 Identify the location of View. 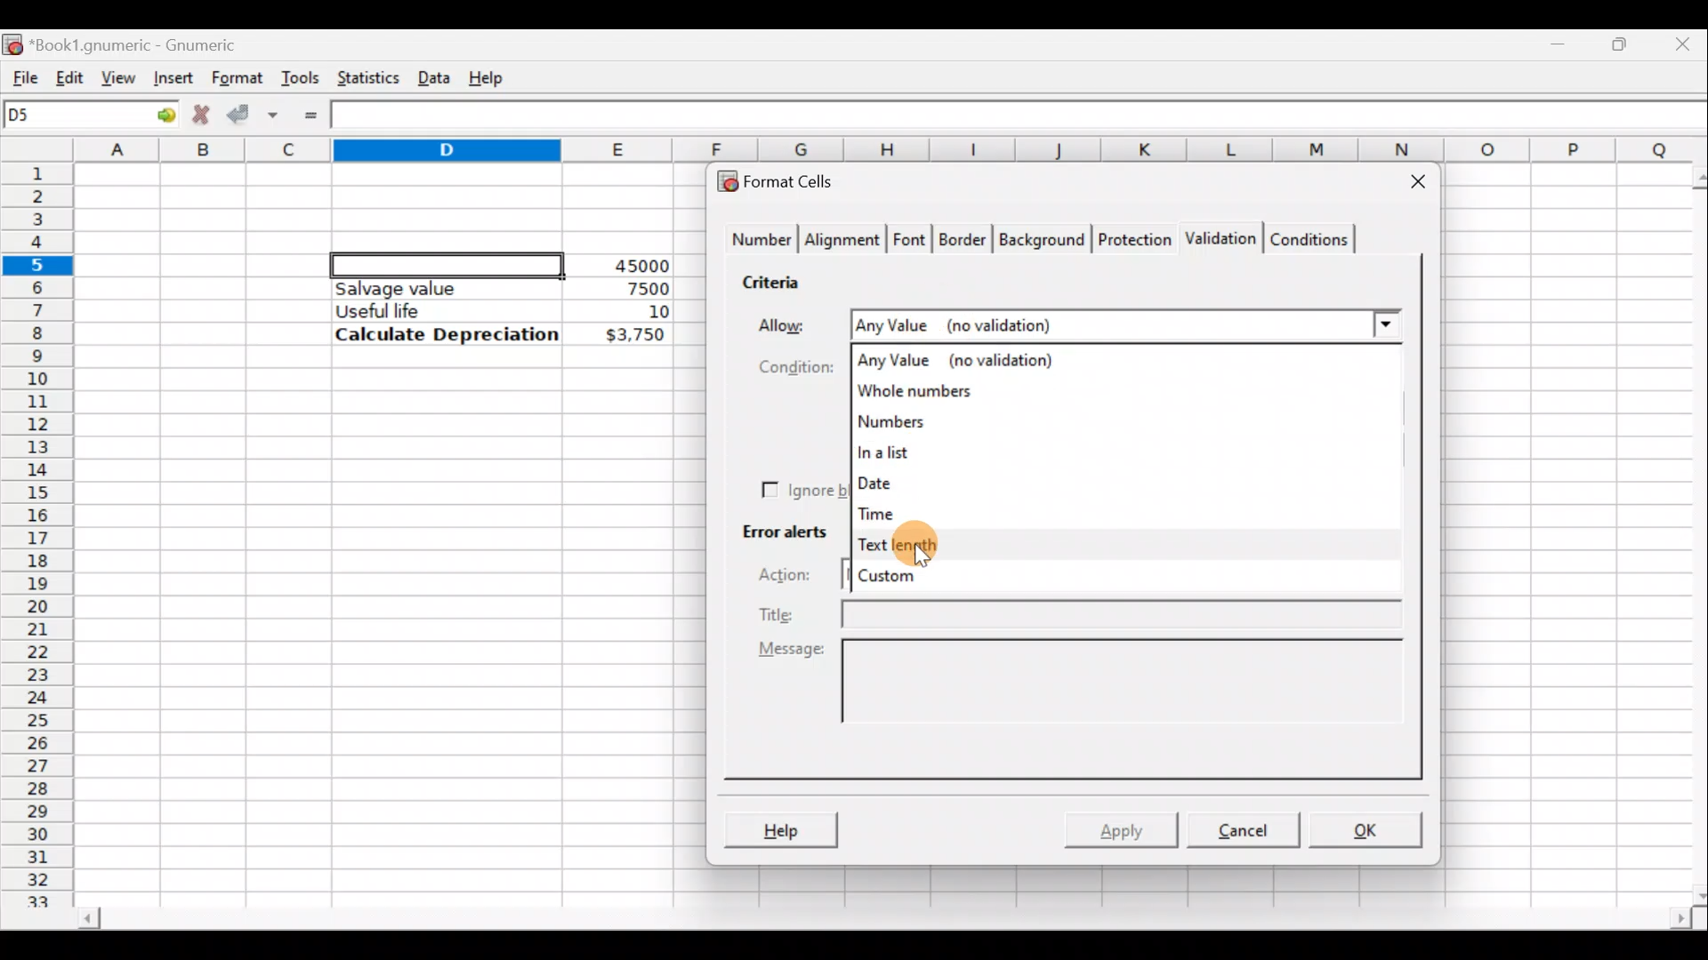
(119, 76).